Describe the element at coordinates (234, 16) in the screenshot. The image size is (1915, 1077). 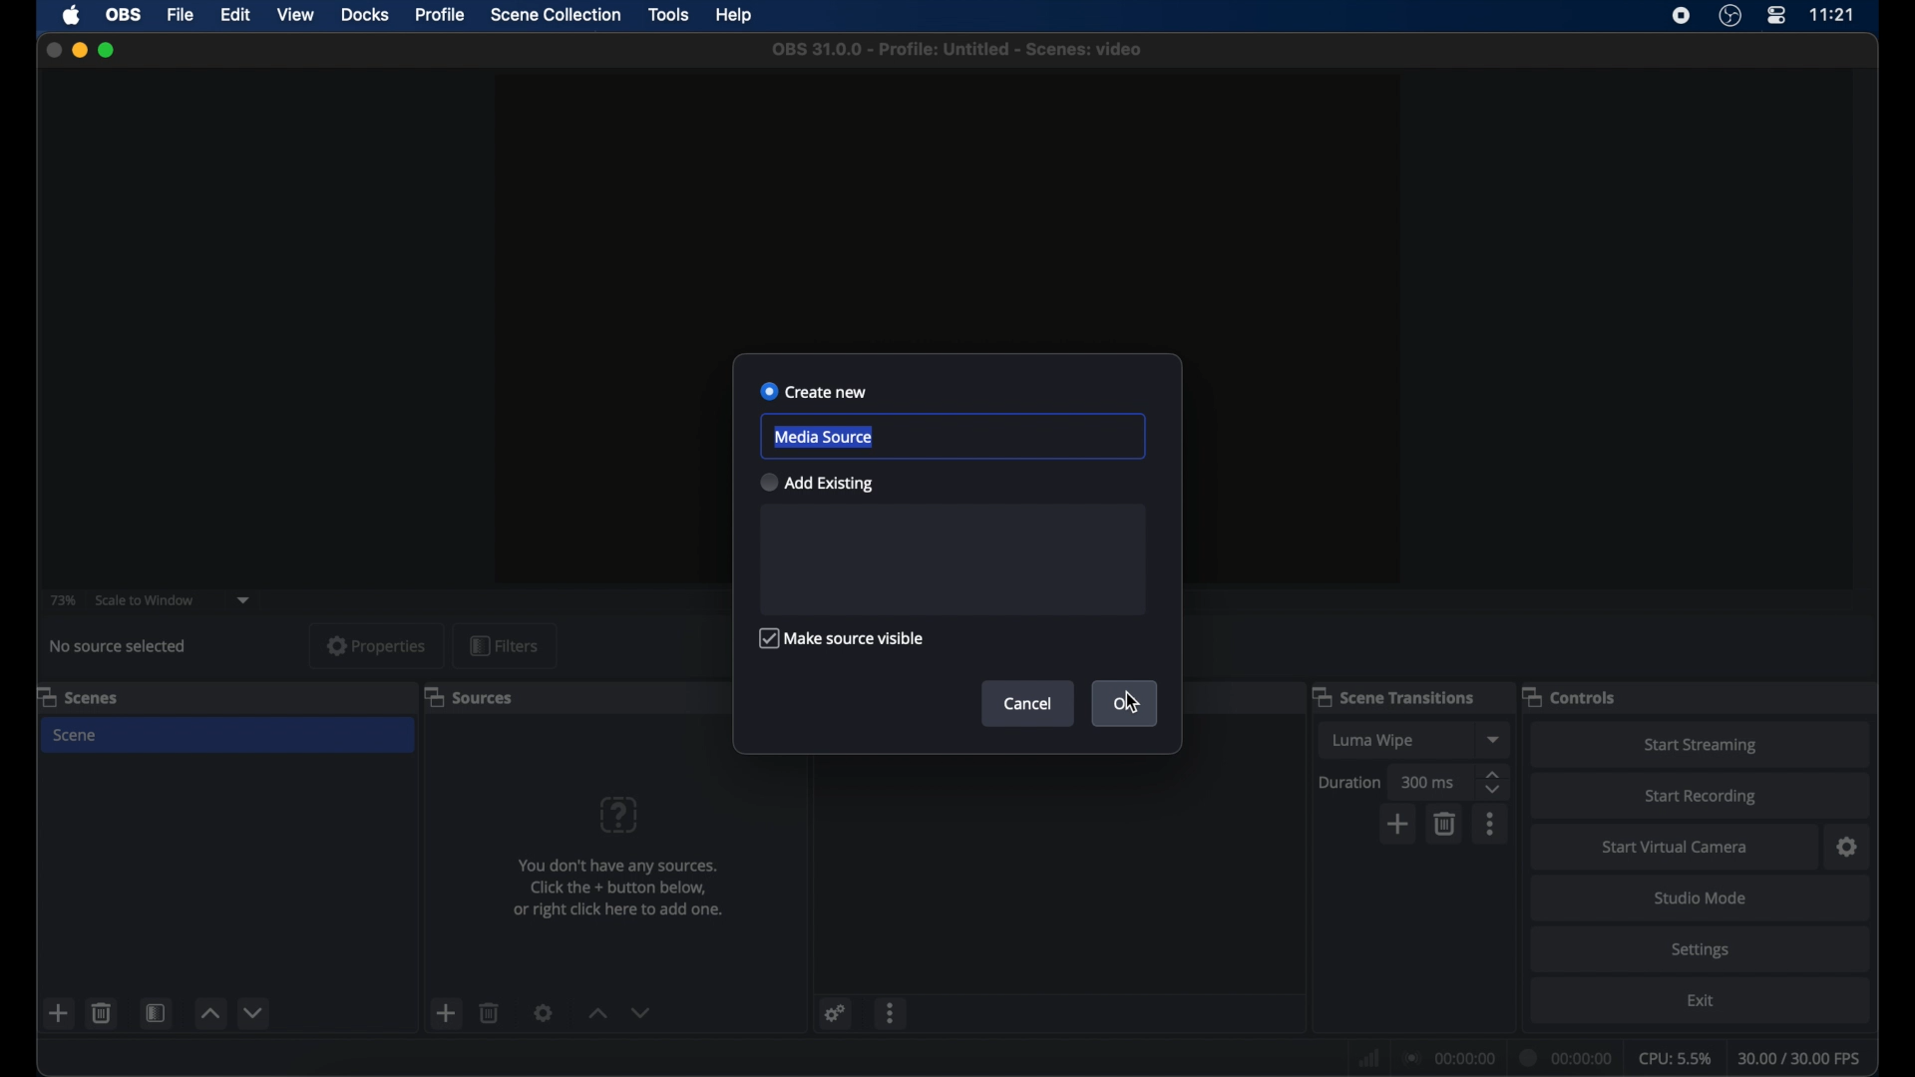
I see `edit` at that location.